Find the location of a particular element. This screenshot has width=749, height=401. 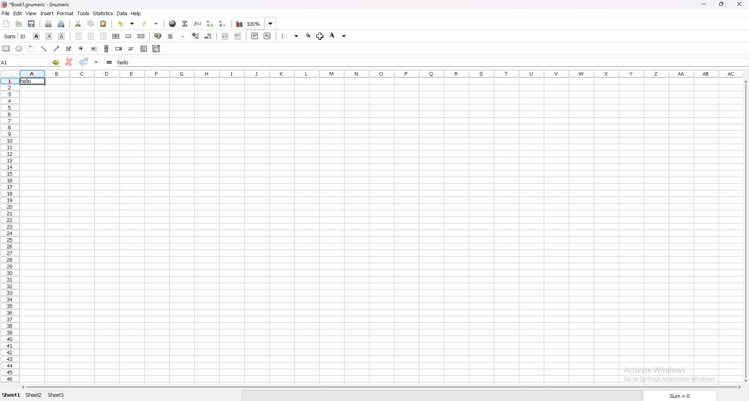

rows is located at coordinates (7, 230).